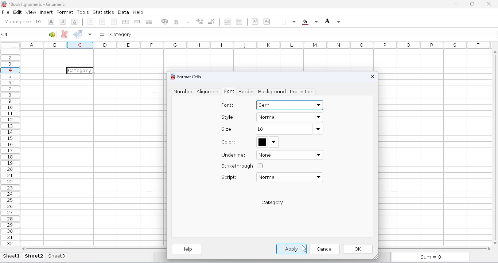 Image resolution: width=498 pixels, height=263 pixels. I want to click on apply, so click(292, 249).